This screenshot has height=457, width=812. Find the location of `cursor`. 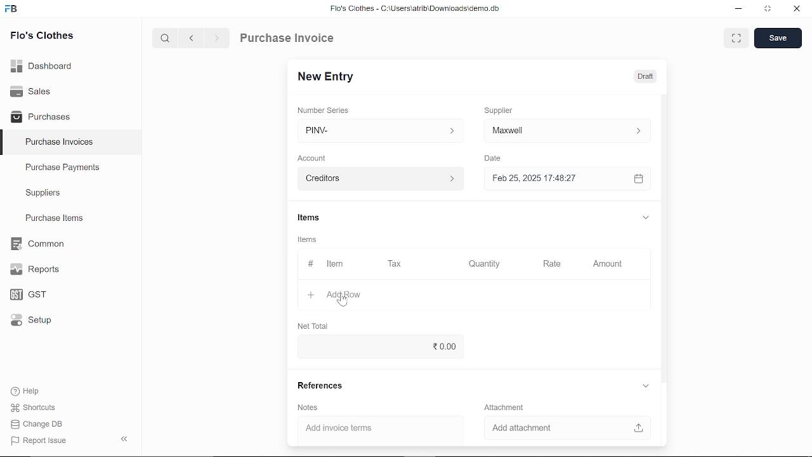

cursor is located at coordinates (341, 301).